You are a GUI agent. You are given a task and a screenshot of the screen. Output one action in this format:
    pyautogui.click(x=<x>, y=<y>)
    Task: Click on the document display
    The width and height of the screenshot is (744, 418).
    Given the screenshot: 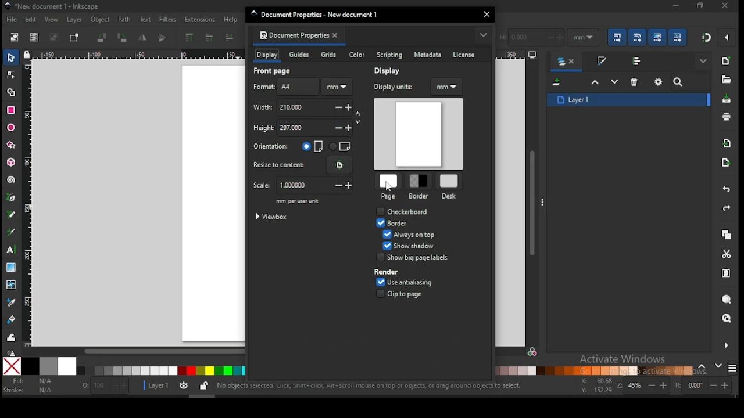 What is the action you would take?
    pyautogui.click(x=419, y=135)
    